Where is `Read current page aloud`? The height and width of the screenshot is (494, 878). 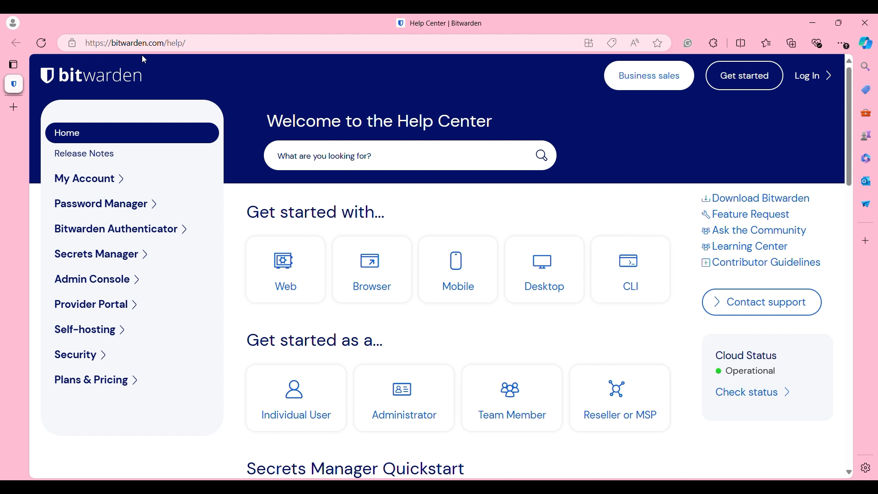 Read current page aloud is located at coordinates (635, 43).